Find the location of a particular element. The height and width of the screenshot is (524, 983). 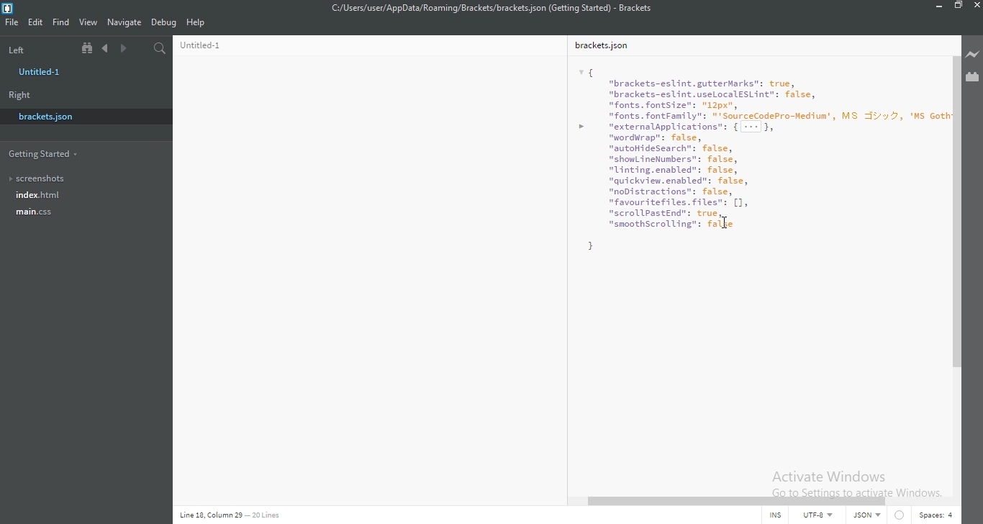

Next document is located at coordinates (124, 50).